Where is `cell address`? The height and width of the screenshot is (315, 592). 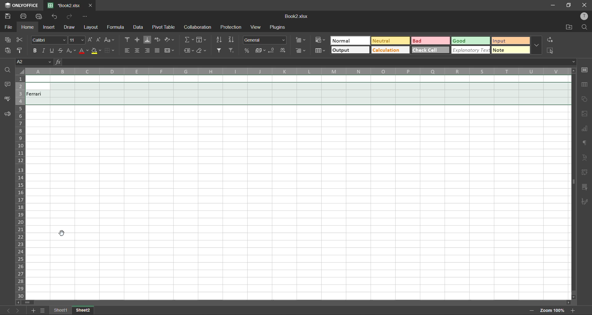 cell address is located at coordinates (35, 62).